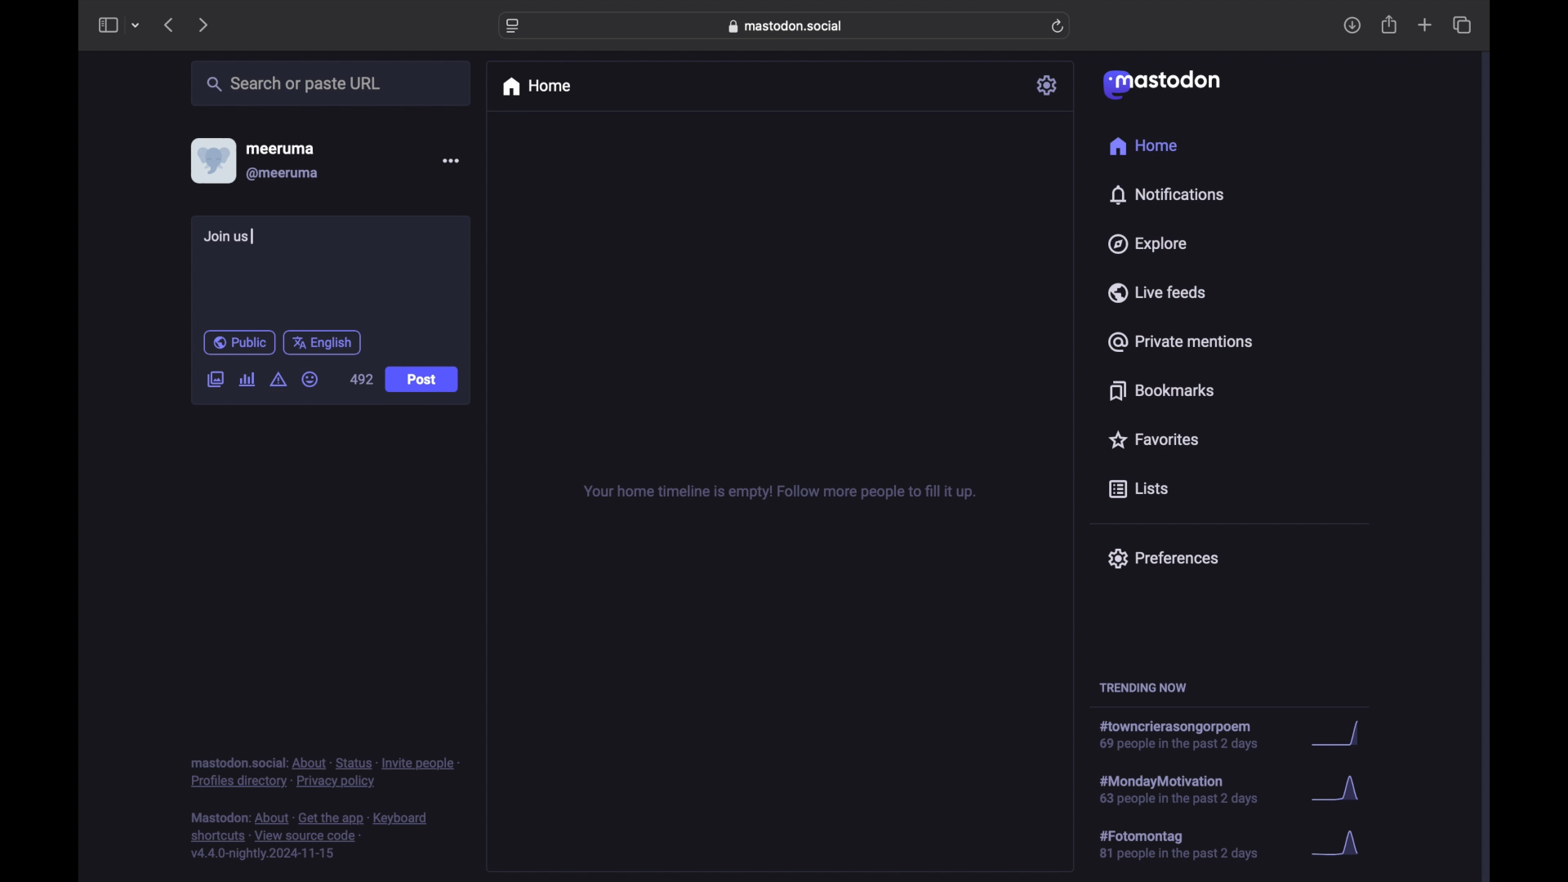 The width and height of the screenshot is (1568, 882). Describe the element at coordinates (1160, 83) in the screenshot. I see `mastodon` at that location.